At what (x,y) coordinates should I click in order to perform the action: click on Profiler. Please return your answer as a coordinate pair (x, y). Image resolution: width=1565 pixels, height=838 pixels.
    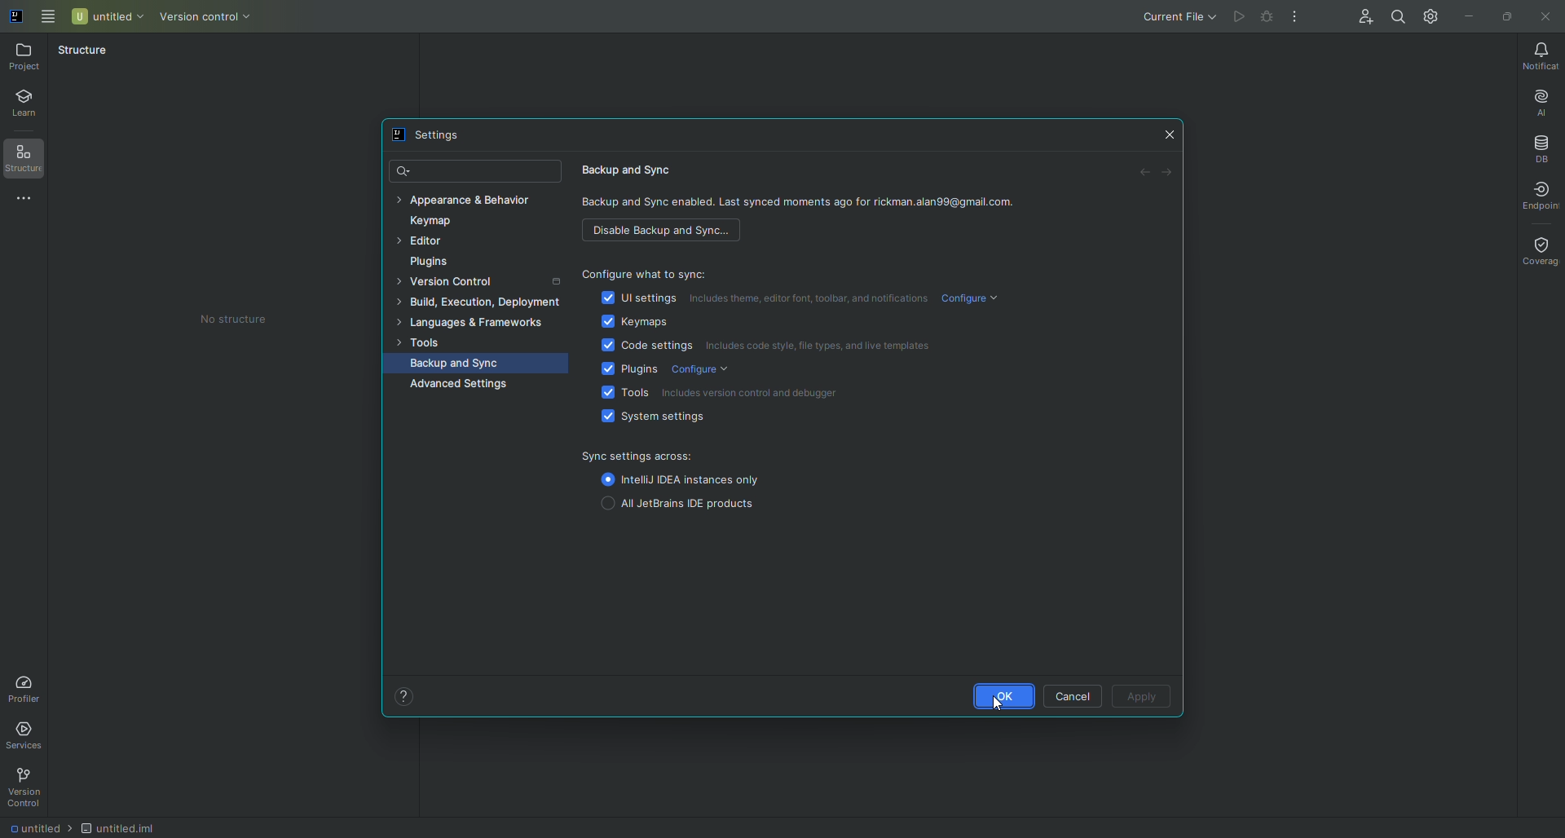
    Looking at the image, I should click on (24, 686).